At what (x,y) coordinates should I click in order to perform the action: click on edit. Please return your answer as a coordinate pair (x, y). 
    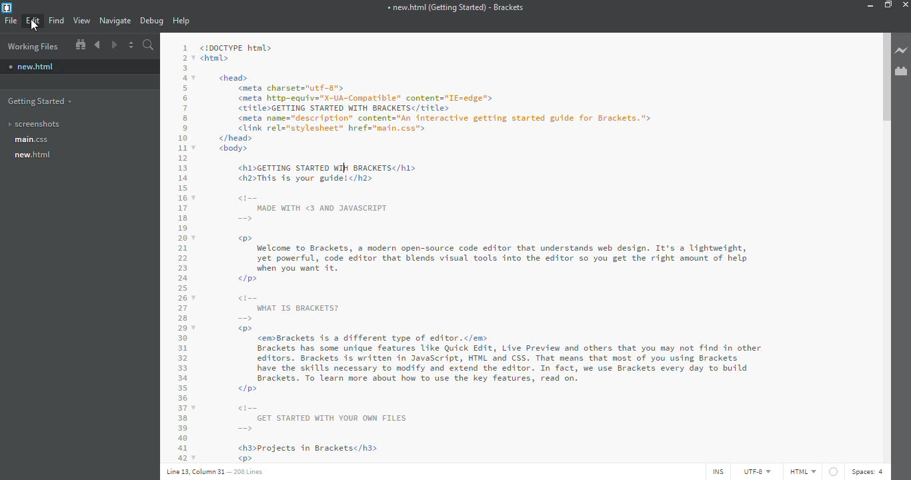
    Looking at the image, I should click on (34, 21).